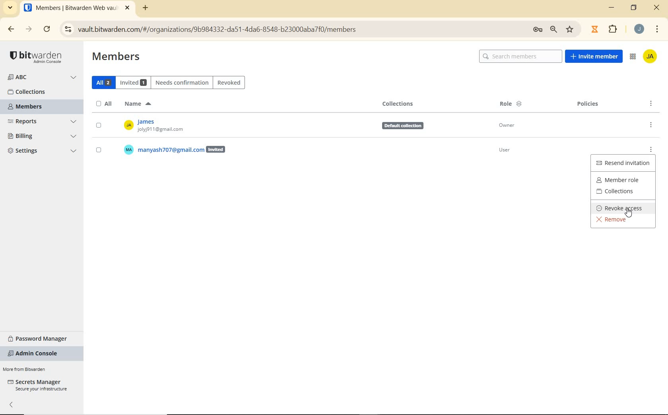  Describe the element at coordinates (635, 9) in the screenshot. I see `RESTORE DOWN` at that location.